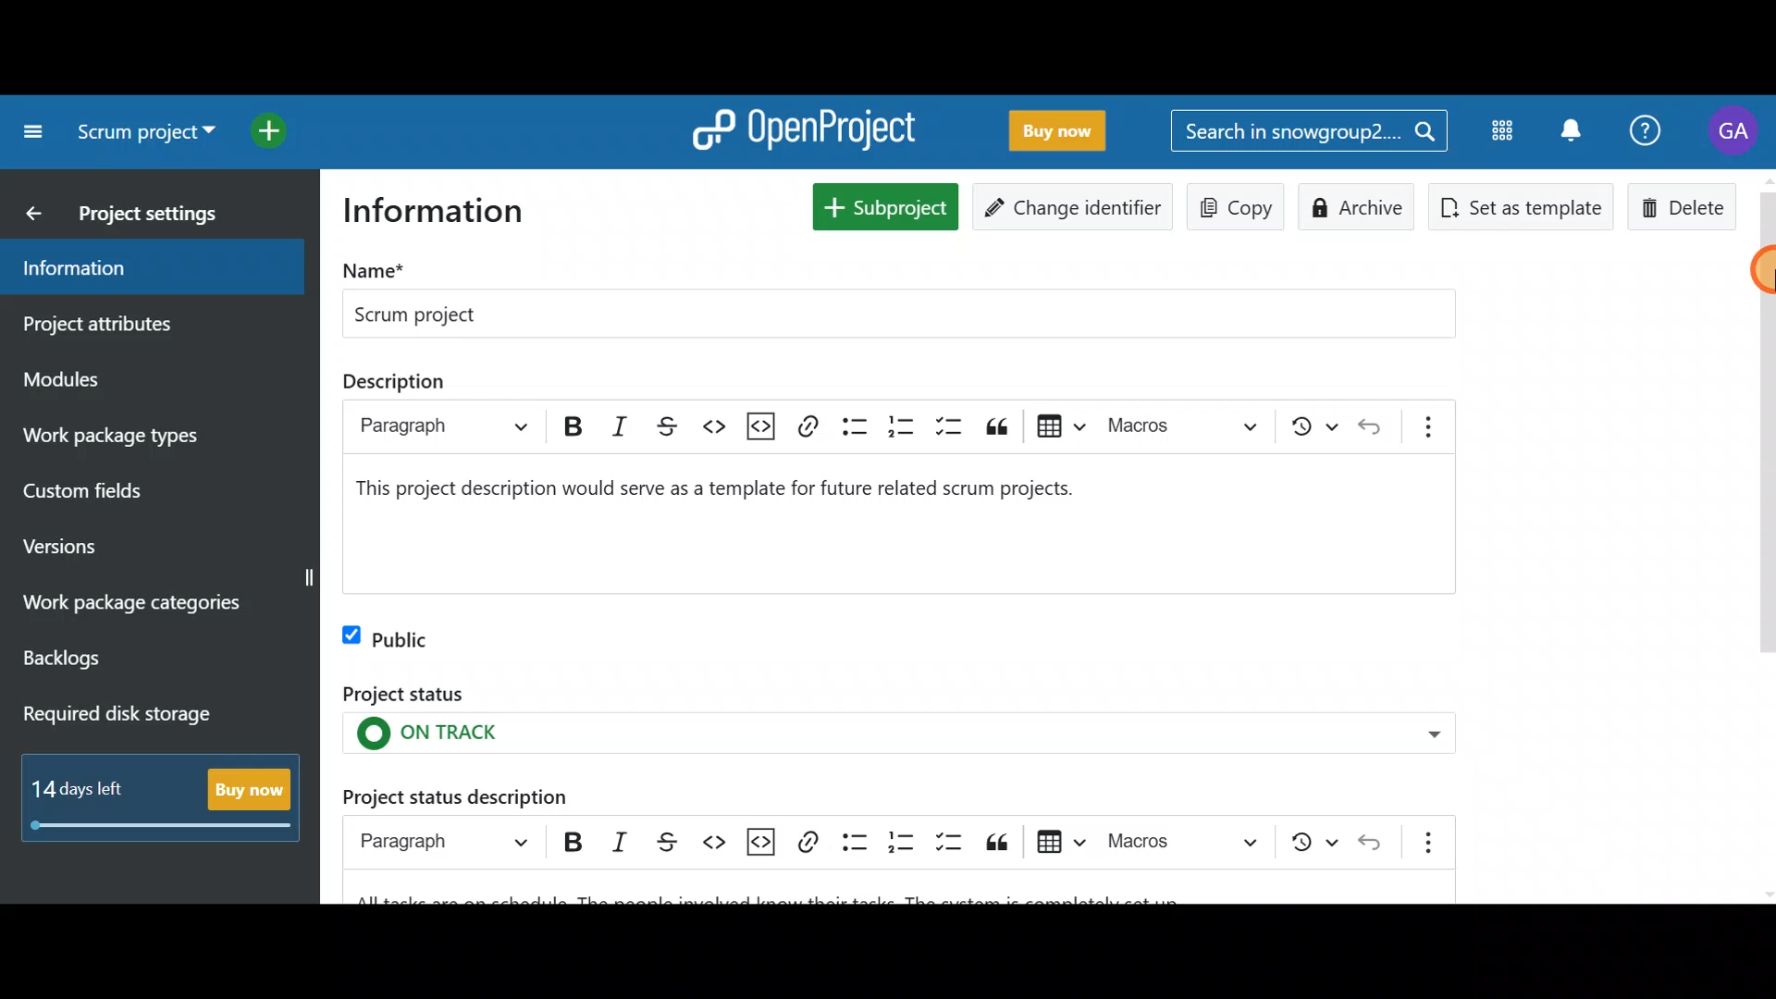 Image resolution: width=1776 pixels, height=999 pixels. What do you see at coordinates (998, 843) in the screenshot?
I see `Block quote` at bounding box center [998, 843].